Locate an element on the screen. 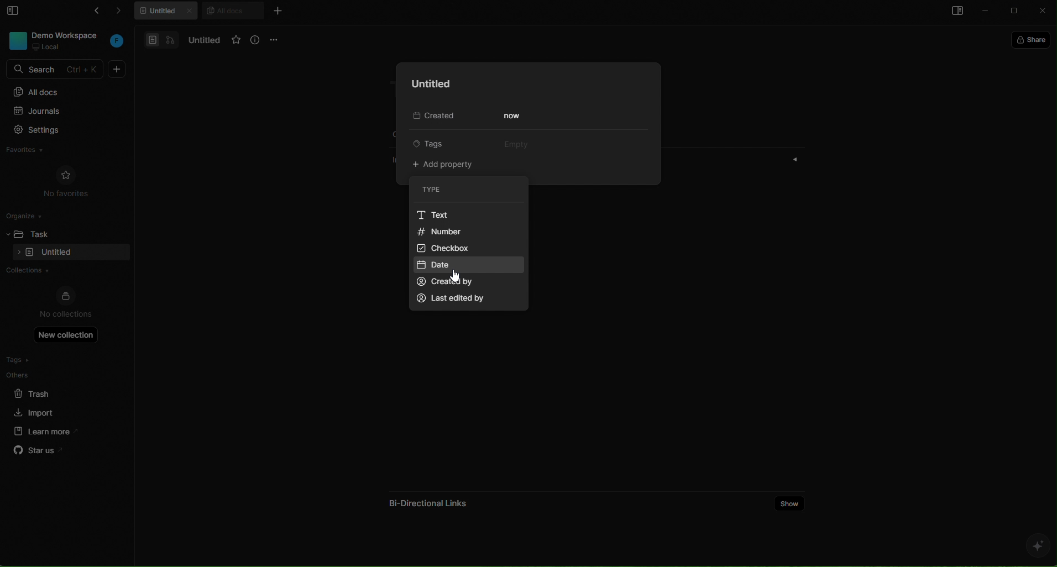 This screenshot has width=1057, height=567. trash is located at coordinates (41, 392).